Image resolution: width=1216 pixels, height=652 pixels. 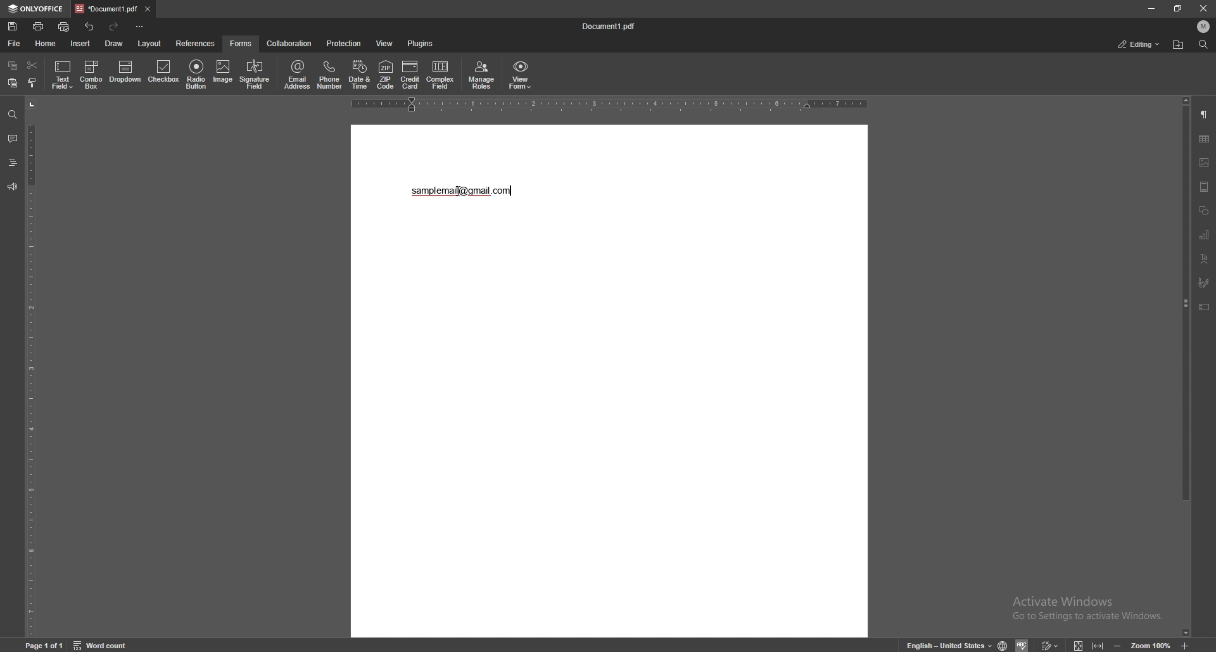 What do you see at coordinates (93, 75) in the screenshot?
I see `combo box` at bounding box center [93, 75].